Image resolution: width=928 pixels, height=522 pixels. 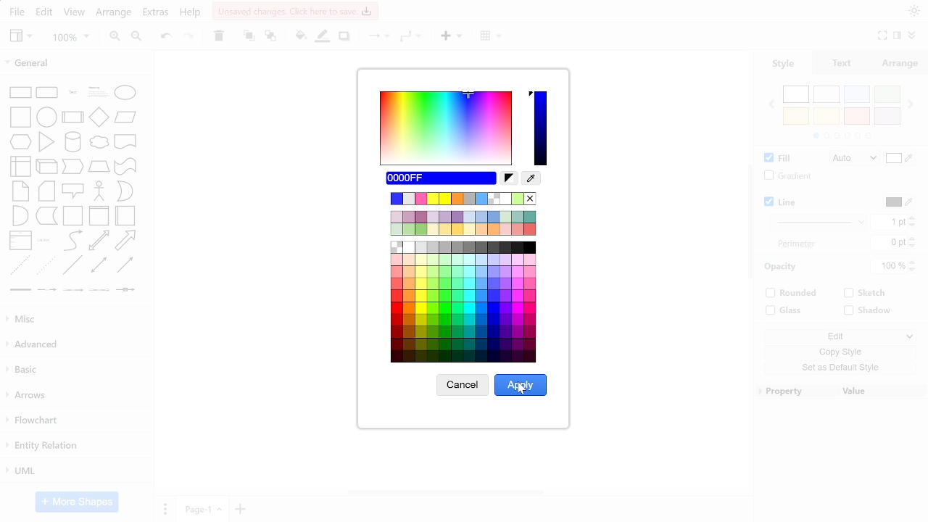 What do you see at coordinates (820, 221) in the screenshot?
I see `line style` at bounding box center [820, 221].